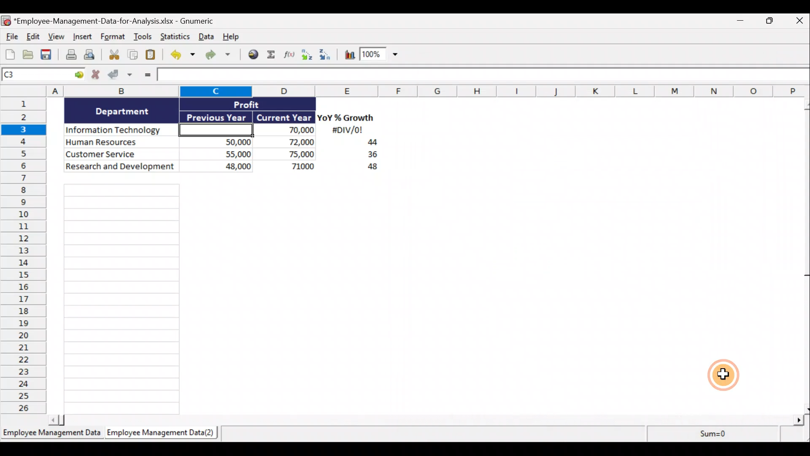  I want to click on *Employee-Management-Data-for-Analysis.xlsx - Gnumeric, so click(124, 20).